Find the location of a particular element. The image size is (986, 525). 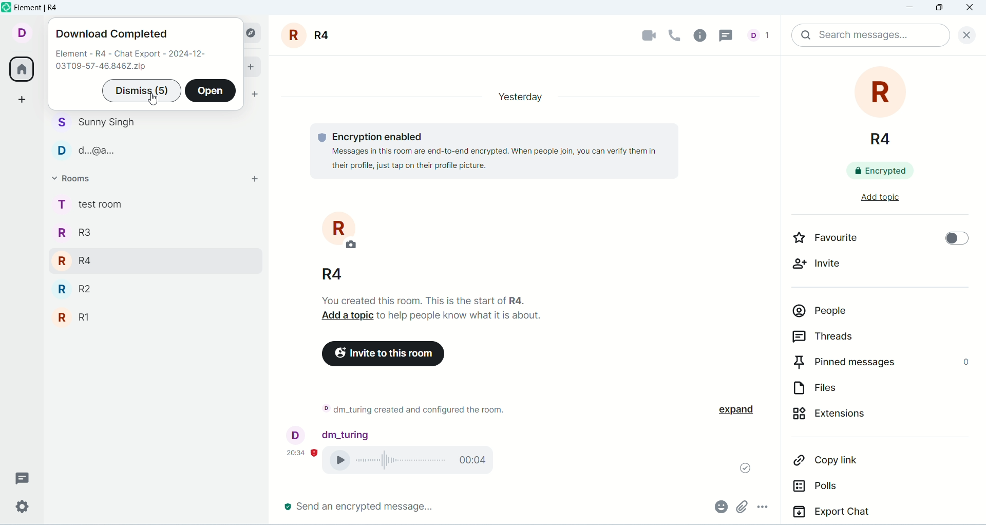

people is located at coordinates (762, 34).